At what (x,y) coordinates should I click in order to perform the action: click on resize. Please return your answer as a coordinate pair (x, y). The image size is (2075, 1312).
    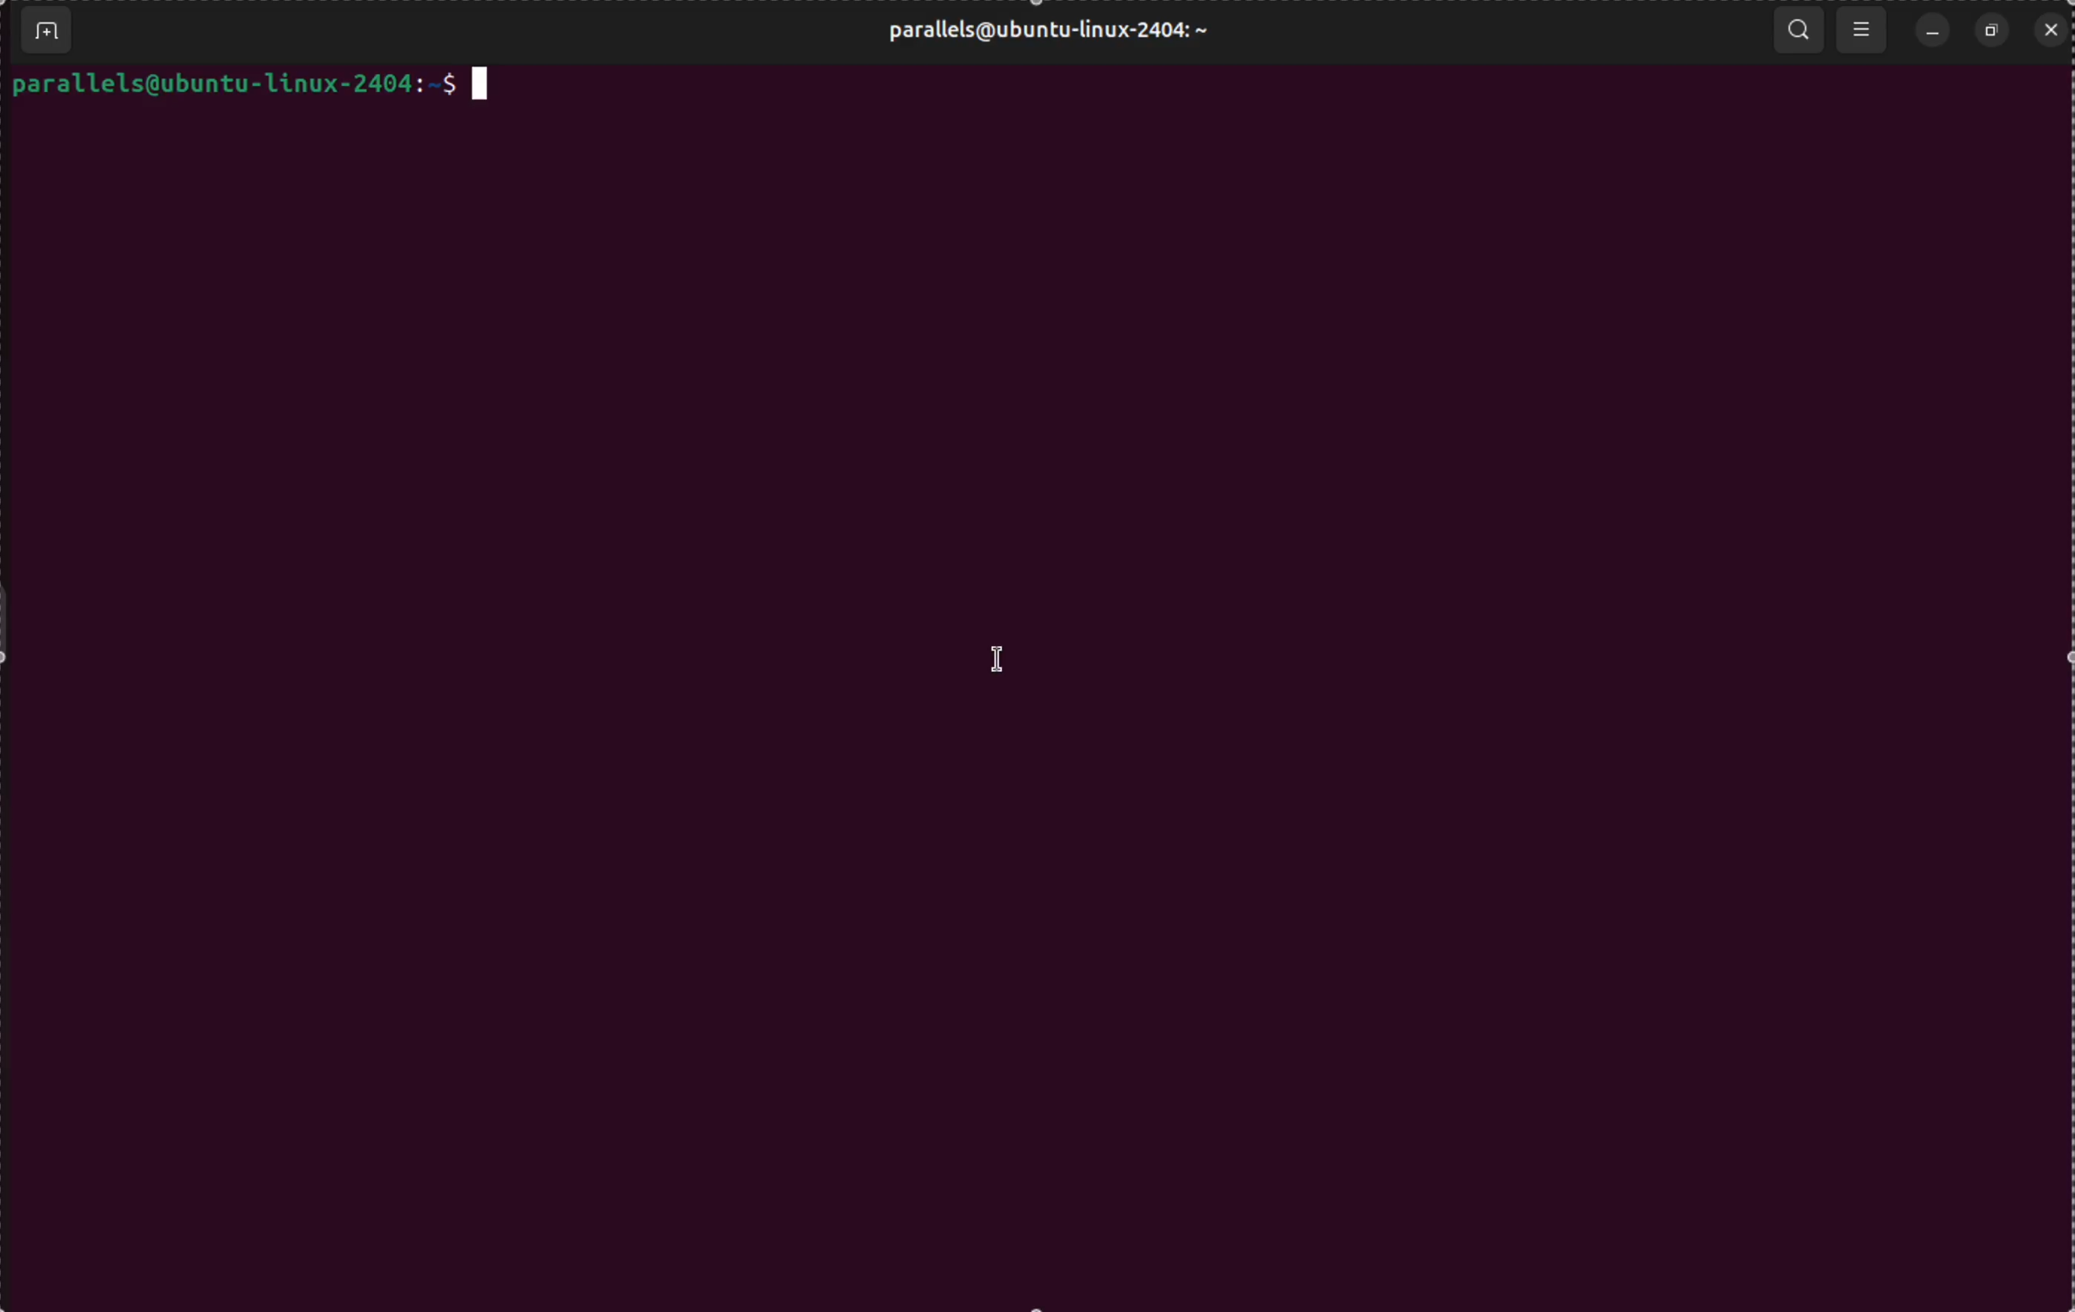
    Looking at the image, I should click on (1991, 31).